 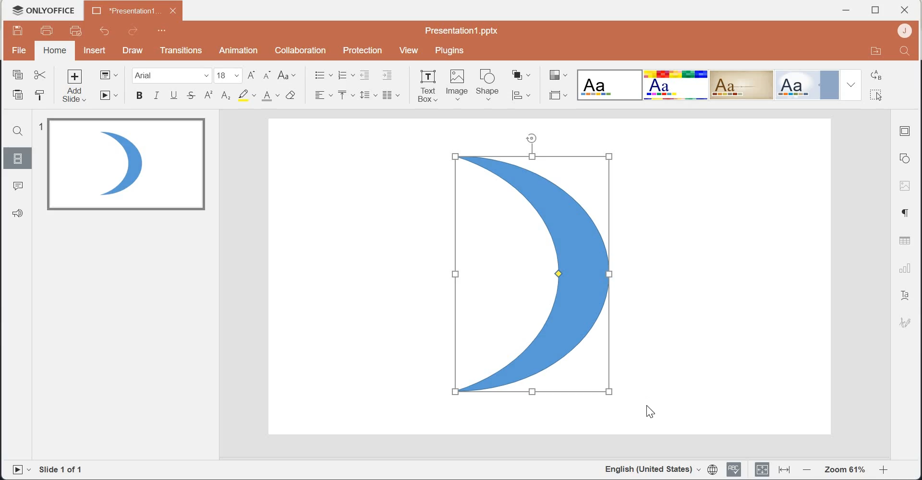 I want to click on Save, so click(x=20, y=30).